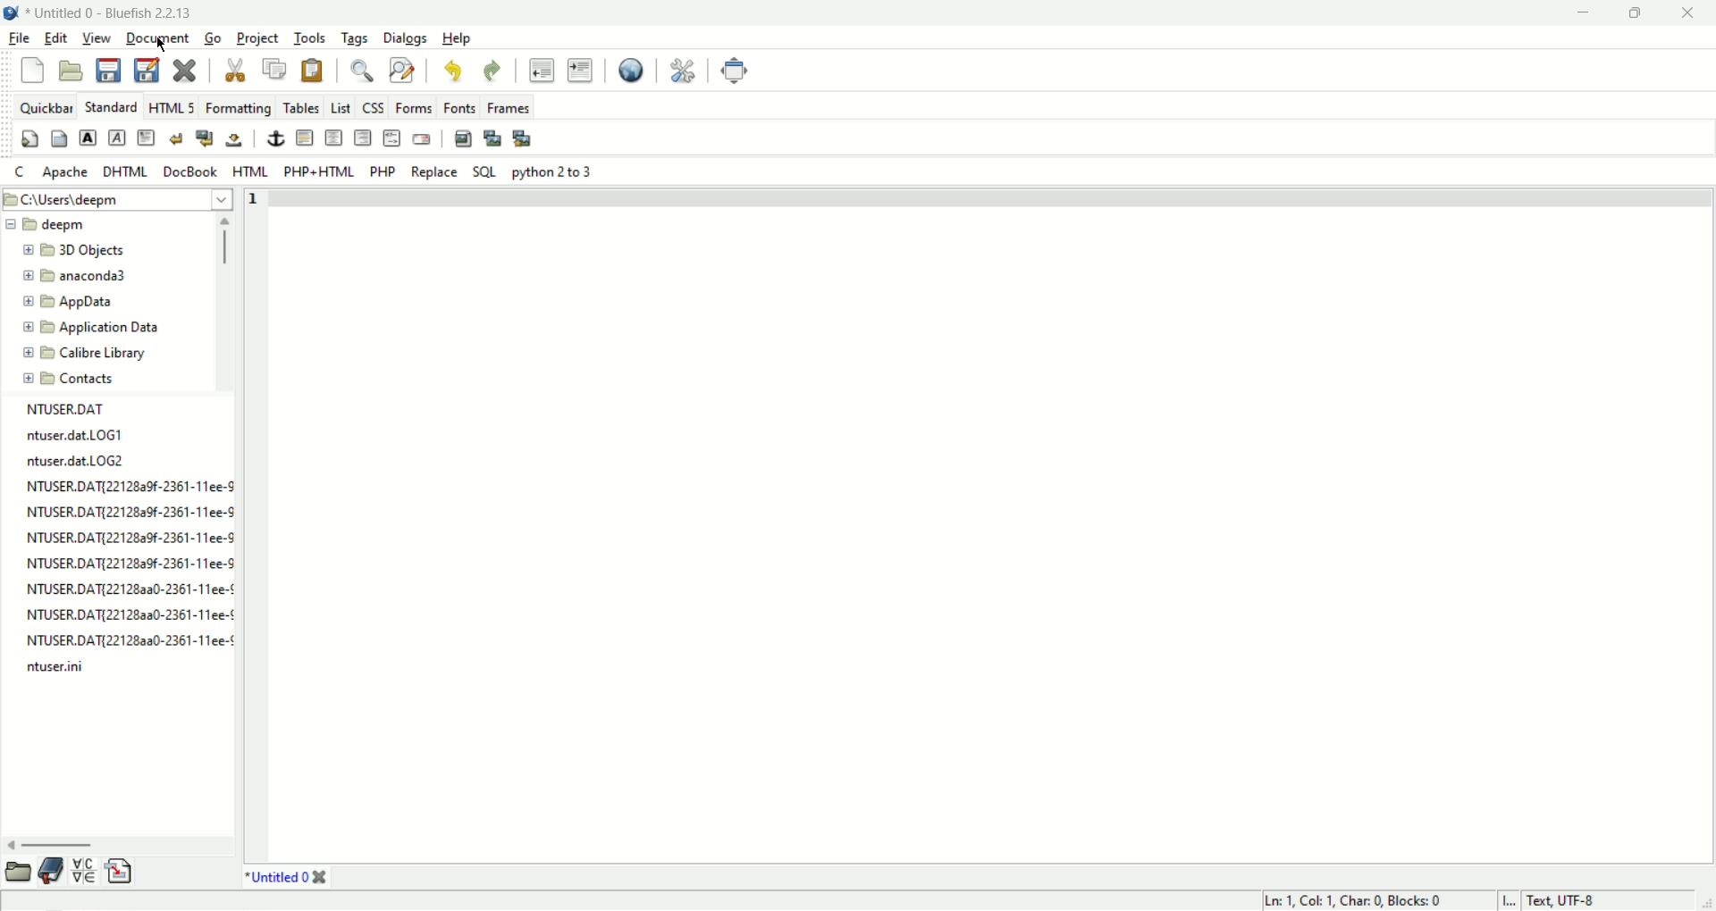 The height and width of the screenshot is (911, 1716). Describe the element at coordinates (55, 39) in the screenshot. I see `edit` at that location.